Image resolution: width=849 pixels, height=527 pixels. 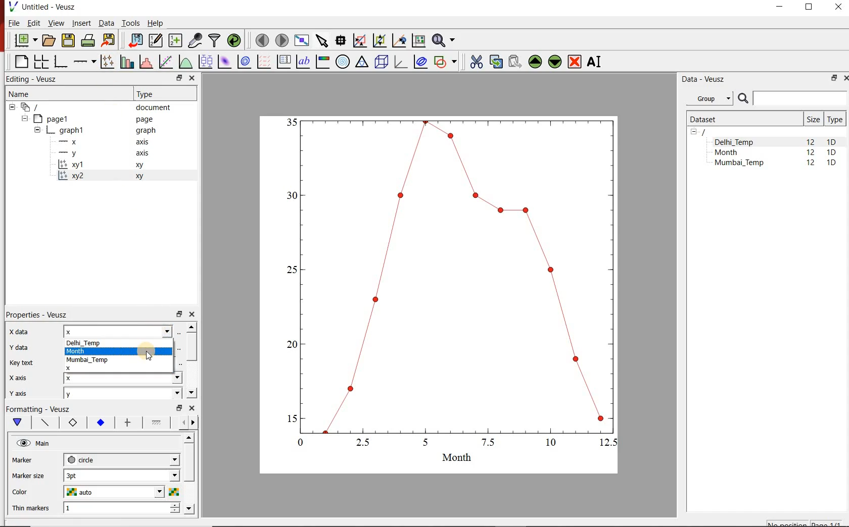 What do you see at coordinates (360, 41) in the screenshot?
I see `click or draw a rectangle to zoom graph indexes` at bounding box center [360, 41].